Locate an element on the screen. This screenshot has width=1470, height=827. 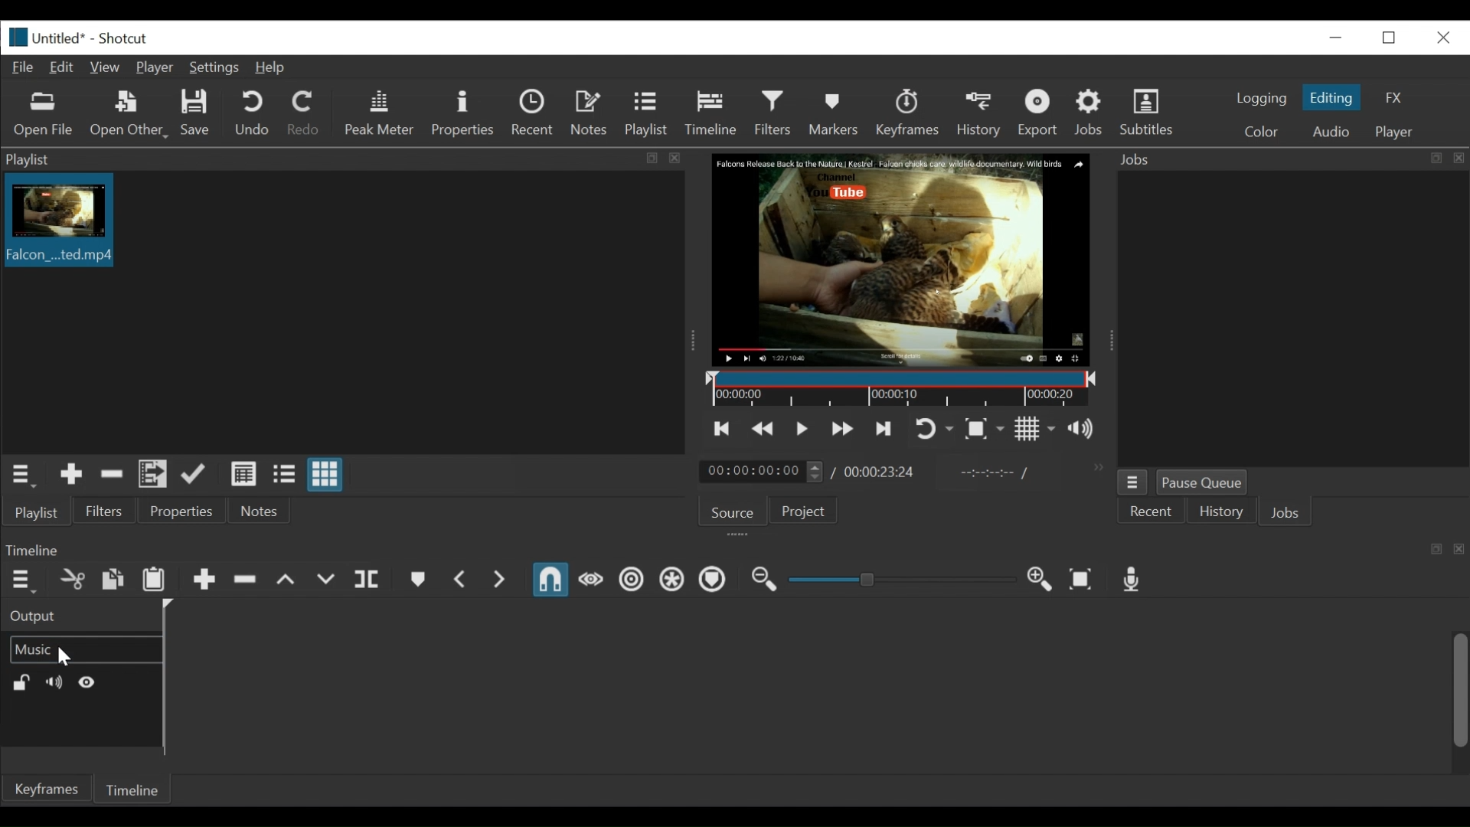
Paste is located at coordinates (155, 581).